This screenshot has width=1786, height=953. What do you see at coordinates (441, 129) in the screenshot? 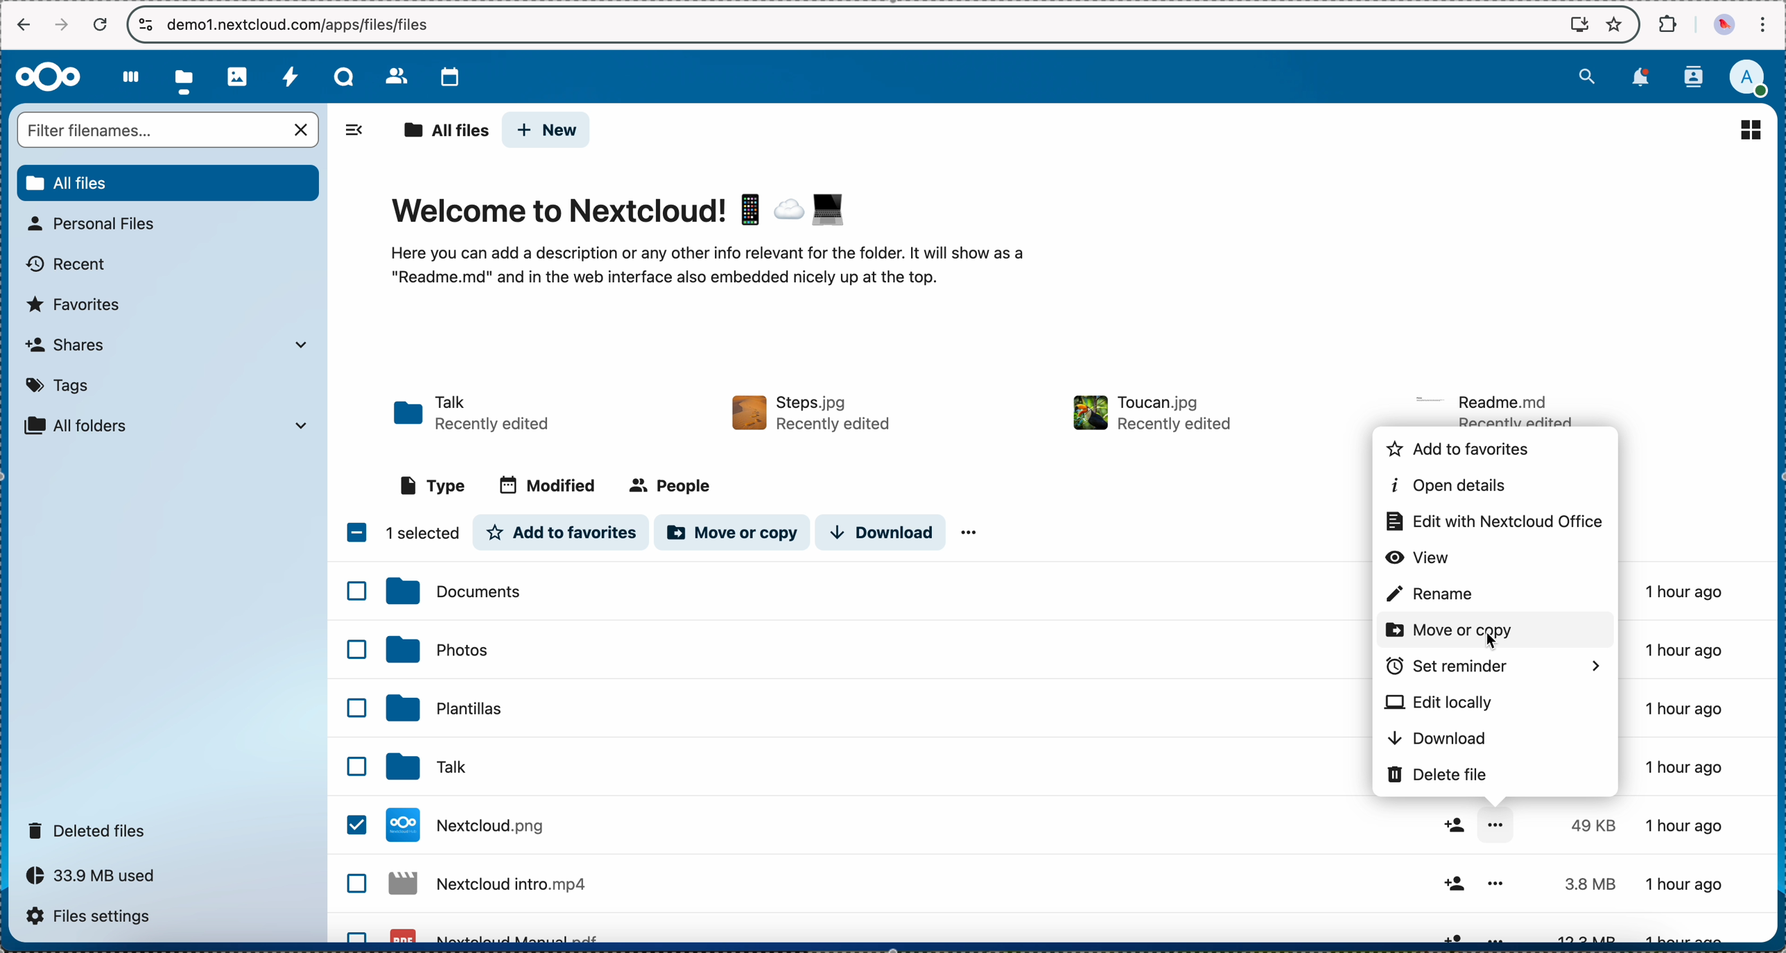
I see `all files` at bounding box center [441, 129].